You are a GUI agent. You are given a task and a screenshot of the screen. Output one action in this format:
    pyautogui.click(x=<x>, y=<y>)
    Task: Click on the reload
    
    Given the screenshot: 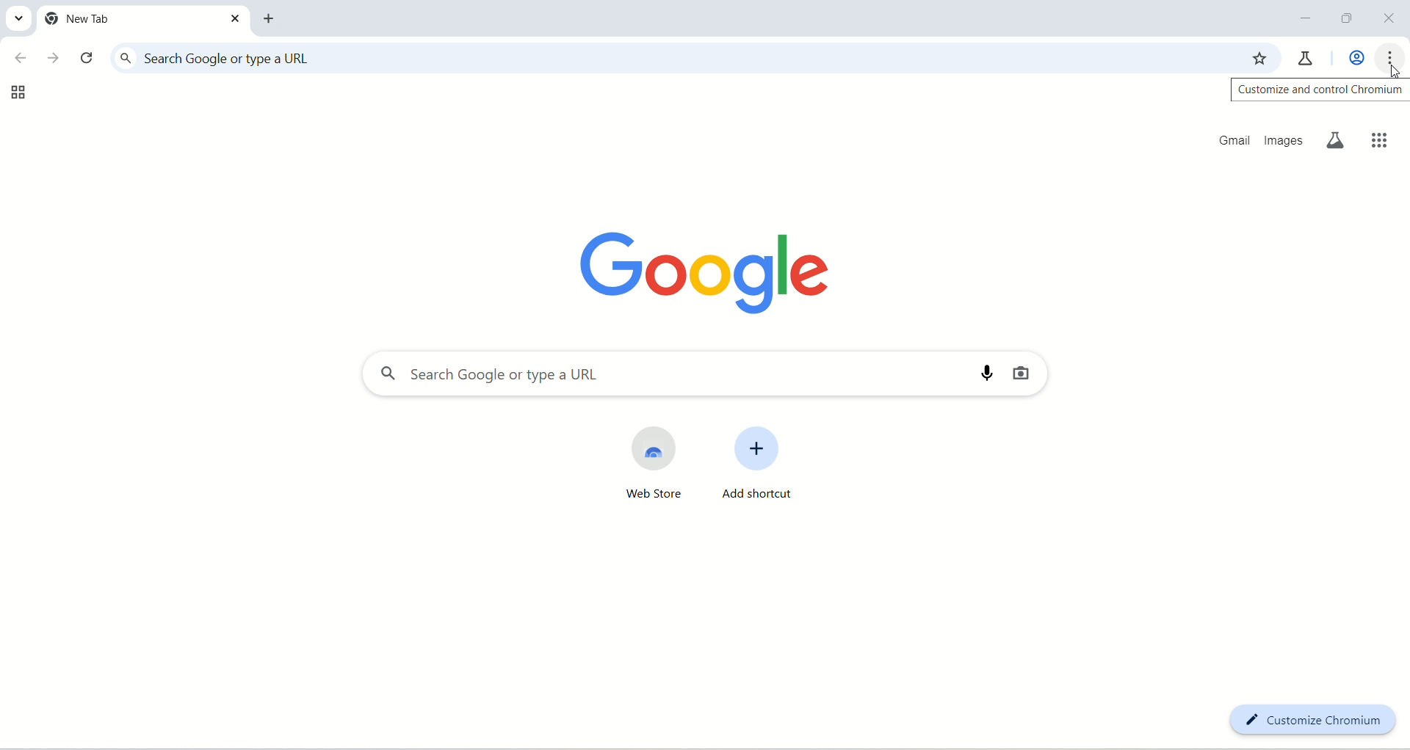 What is the action you would take?
    pyautogui.click(x=87, y=59)
    